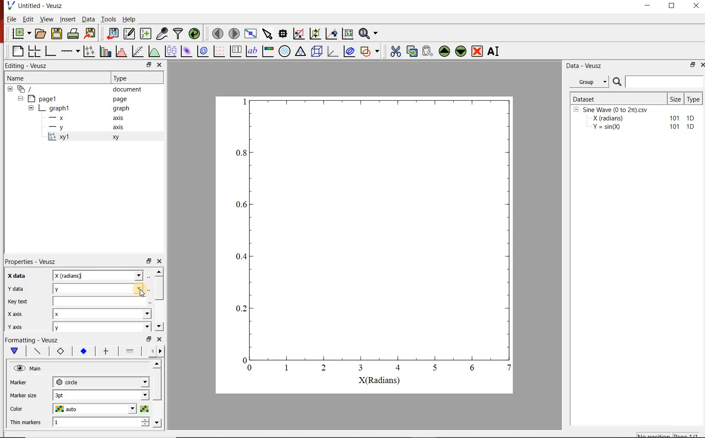  I want to click on remove, so click(477, 51).